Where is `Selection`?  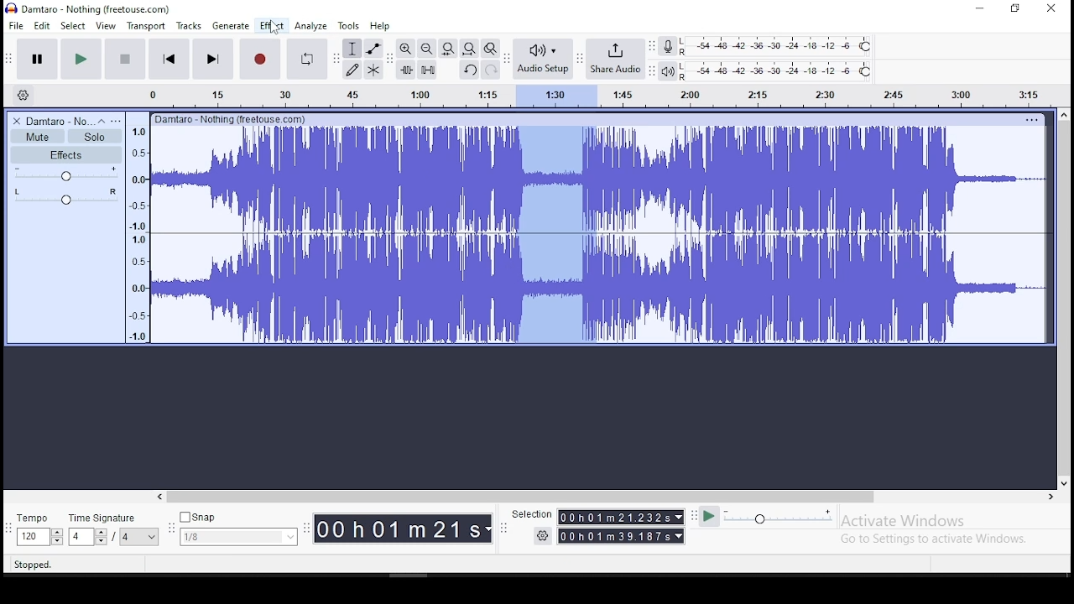
Selection is located at coordinates (530, 514).